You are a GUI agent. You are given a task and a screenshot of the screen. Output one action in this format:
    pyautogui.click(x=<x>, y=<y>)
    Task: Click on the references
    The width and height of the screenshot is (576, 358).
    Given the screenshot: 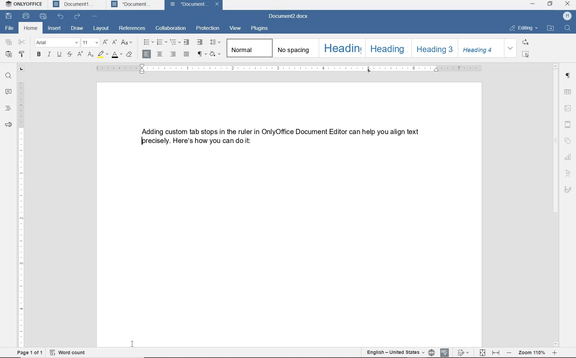 What is the action you would take?
    pyautogui.click(x=132, y=28)
    